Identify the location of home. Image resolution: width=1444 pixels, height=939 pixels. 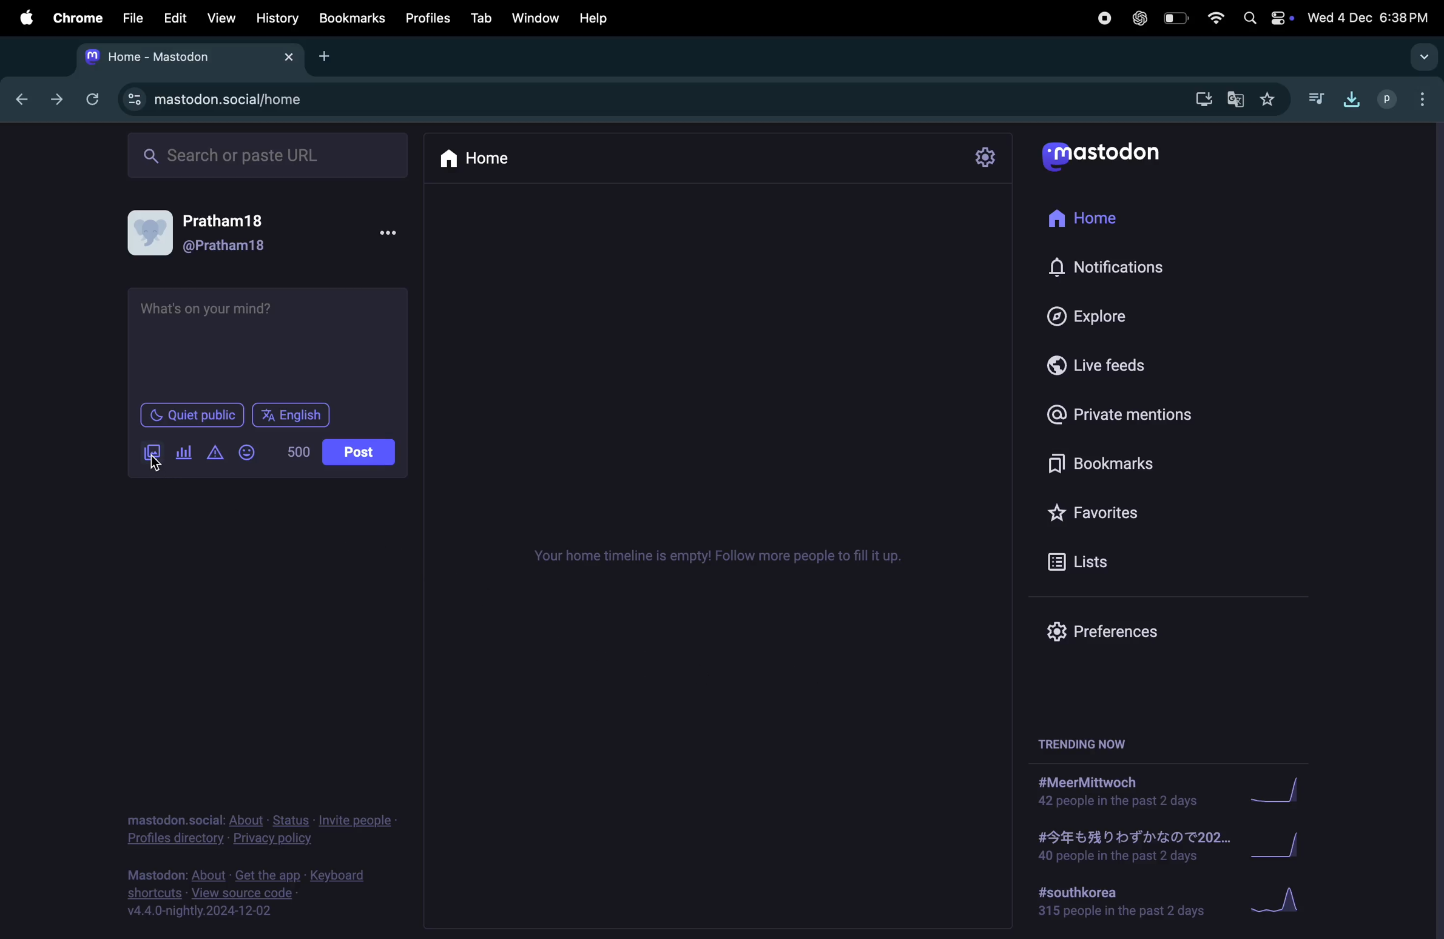
(487, 160).